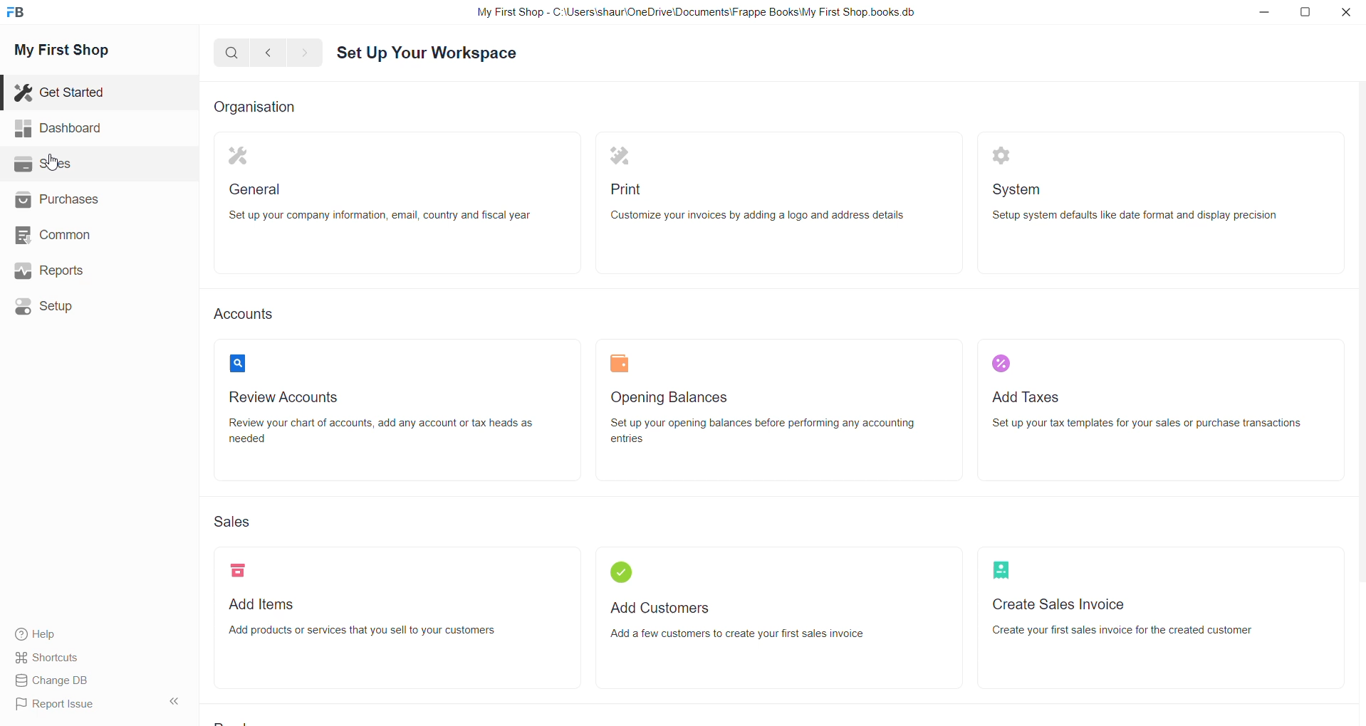 This screenshot has width=1366, height=726. I want to click on Accounts, so click(244, 312).